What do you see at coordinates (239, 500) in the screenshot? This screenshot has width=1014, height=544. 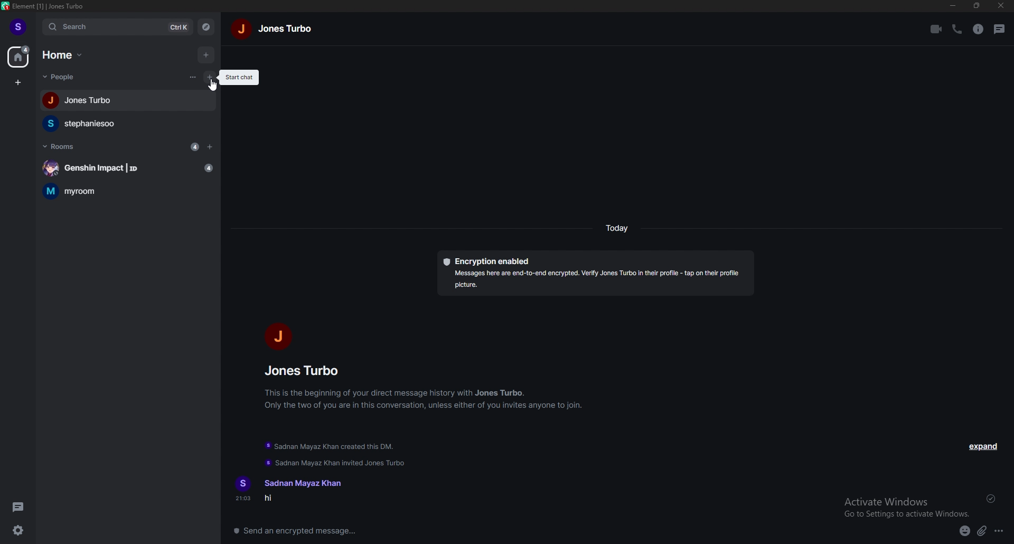 I see `21:03` at bounding box center [239, 500].